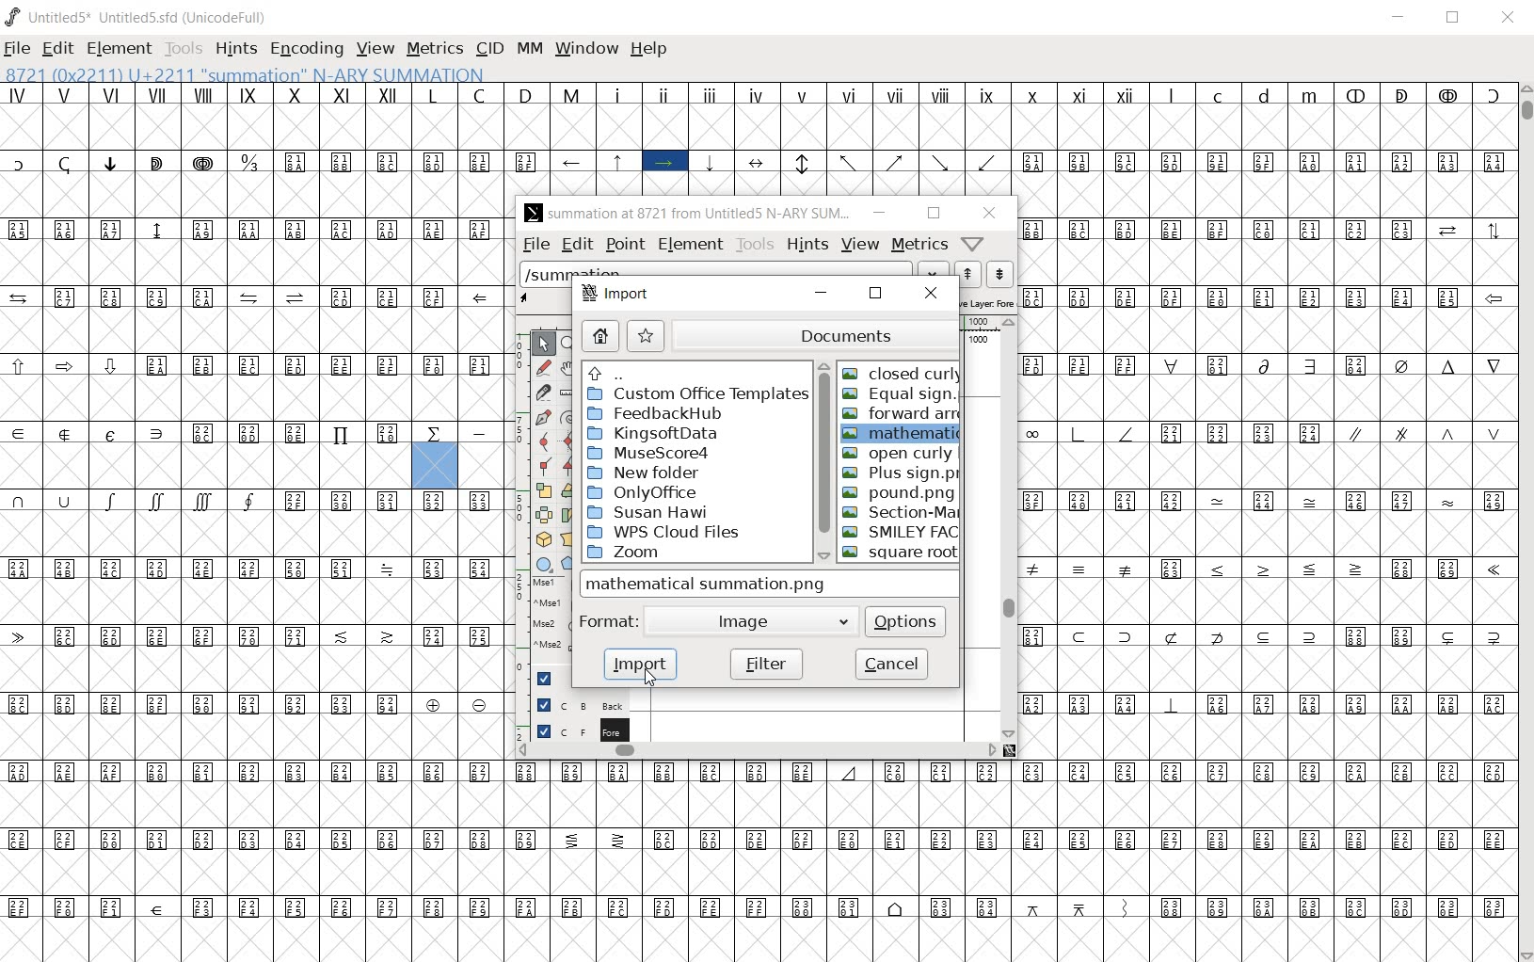 This screenshot has height=962, width=1534. Describe the element at coordinates (182, 47) in the screenshot. I see `TOOLS` at that location.